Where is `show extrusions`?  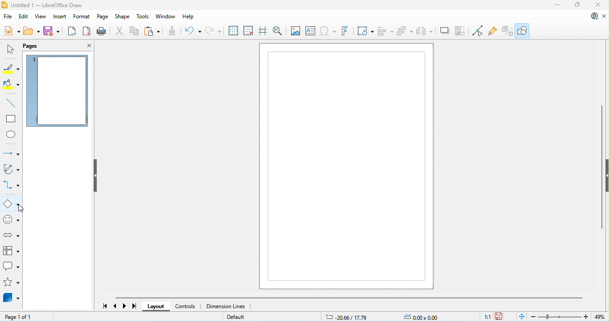 show extrusions is located at coordinates (507, 31).